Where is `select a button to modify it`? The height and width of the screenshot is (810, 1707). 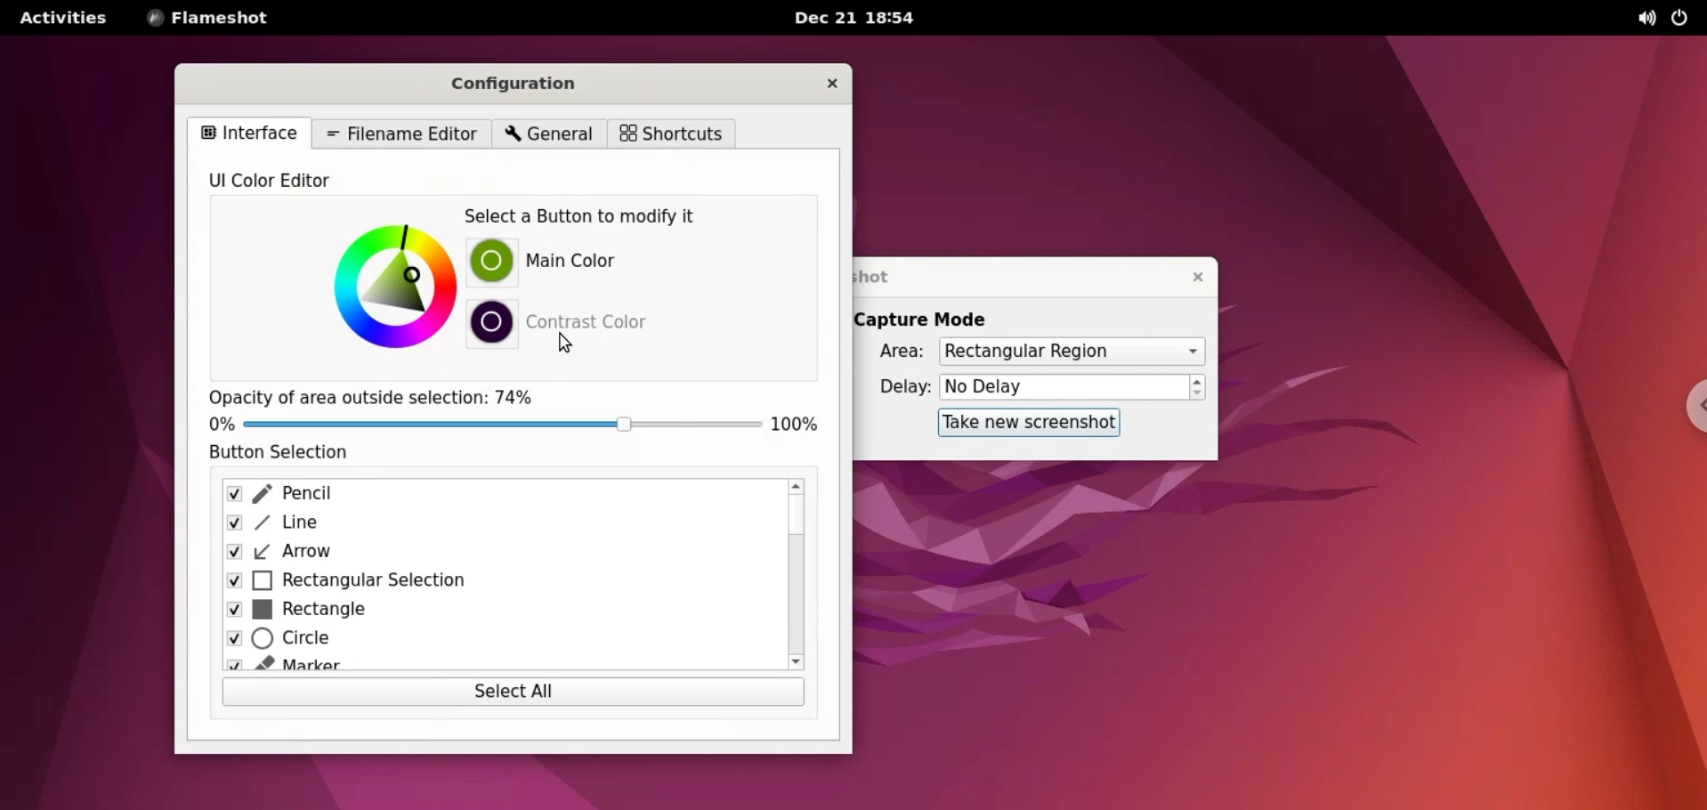 select a button to modify it is located at coordinates (591, 216).